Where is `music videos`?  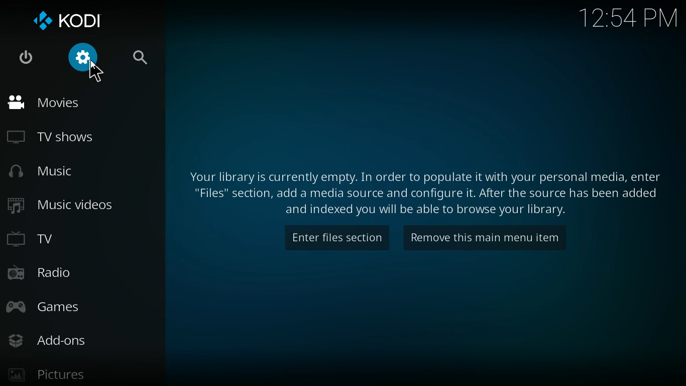 music videos is located at coordinates (72, 203).